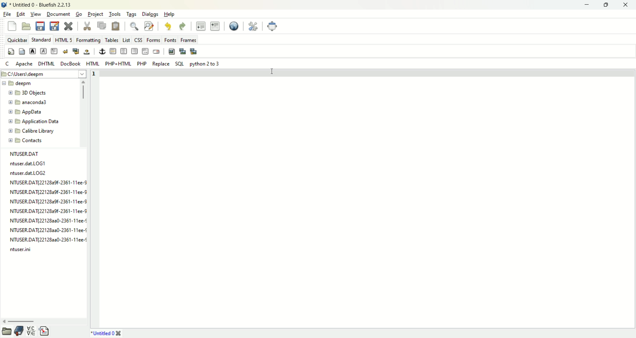 This screenshot has width=636, height=338. I want to click on maximize, so click(608, 5).